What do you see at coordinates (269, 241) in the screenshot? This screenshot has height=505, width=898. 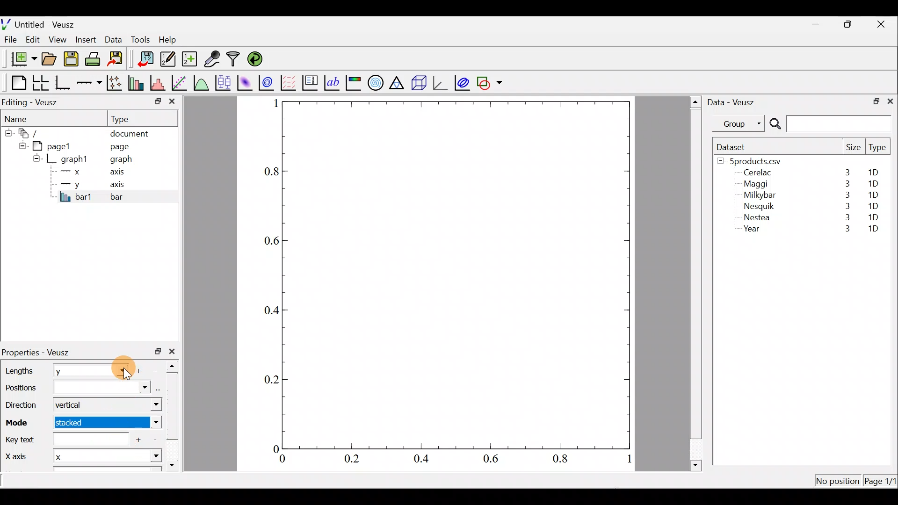 I see `0.6` at bounding box center [269, 241].